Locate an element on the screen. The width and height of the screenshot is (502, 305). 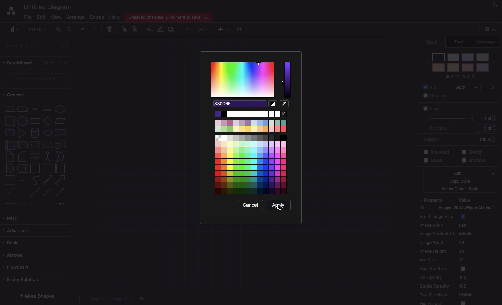
Arrows is located at coordinates (15, 254).